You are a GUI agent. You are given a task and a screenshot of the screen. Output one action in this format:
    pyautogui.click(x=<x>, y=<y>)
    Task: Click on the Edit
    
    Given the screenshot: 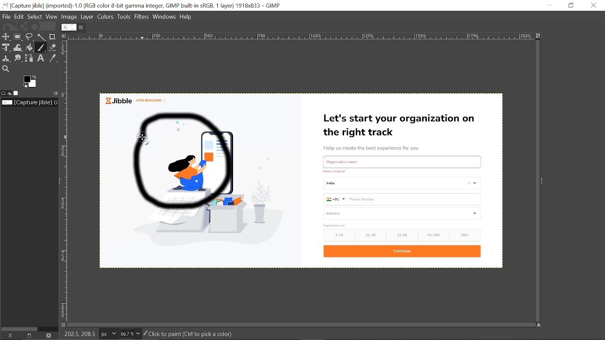 What is the action you would take?
    pyautogui.click(x=20, y=17)
    